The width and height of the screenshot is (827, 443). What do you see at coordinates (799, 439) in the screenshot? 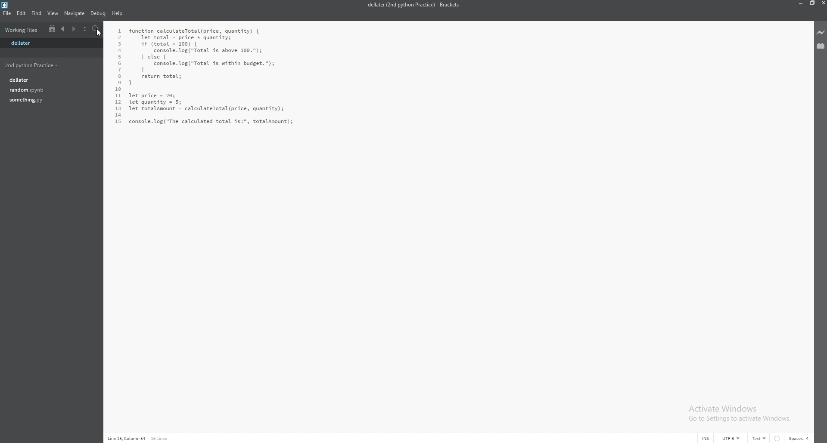
I see `spaces: 4` at bounding box center [799, 439].